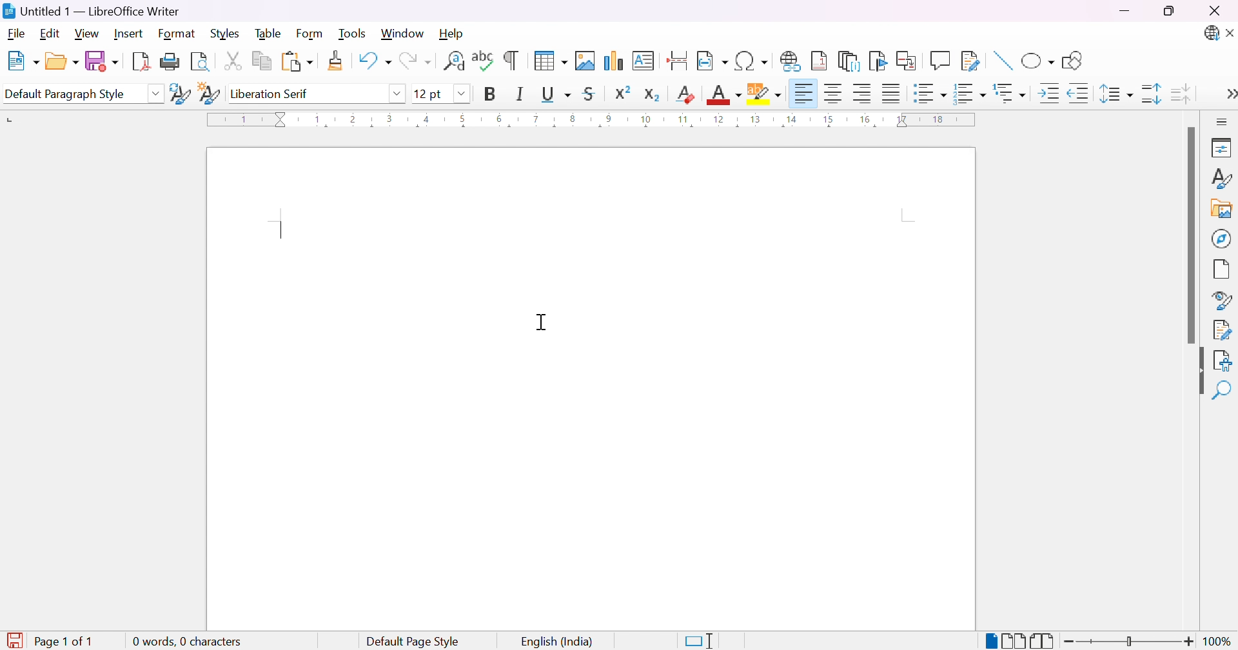 This screenshot has width=1238, height=650. I want to click on Insert table, so click(550, 60).